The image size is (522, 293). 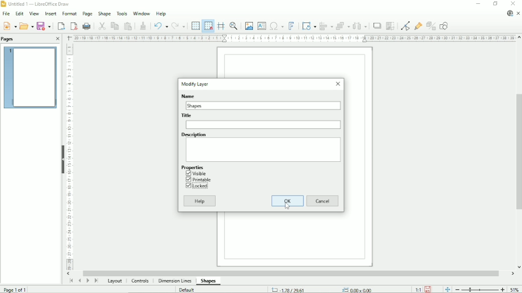 I want to click on toggle point edit mode, so click(x=405, y=26).